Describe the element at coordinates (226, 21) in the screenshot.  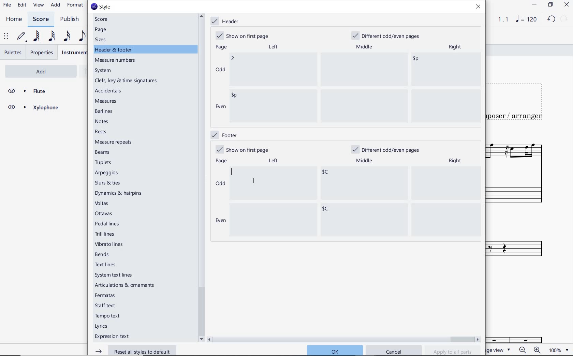
I see `header marked` at that location.